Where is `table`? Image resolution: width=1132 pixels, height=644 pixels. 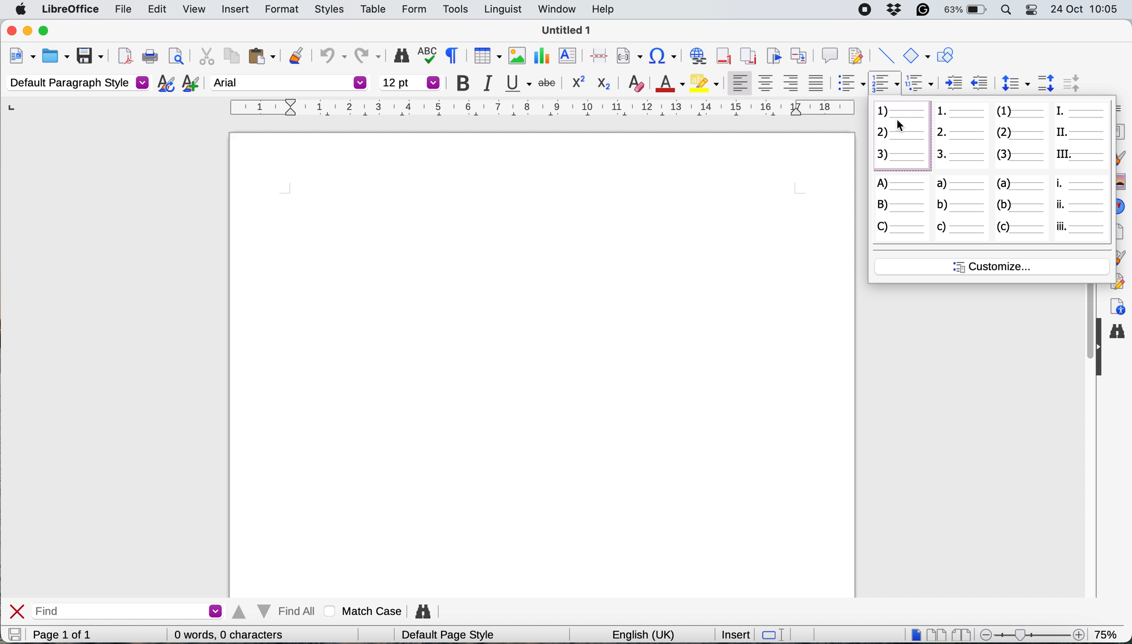
table is located at coordinates (375, 8).